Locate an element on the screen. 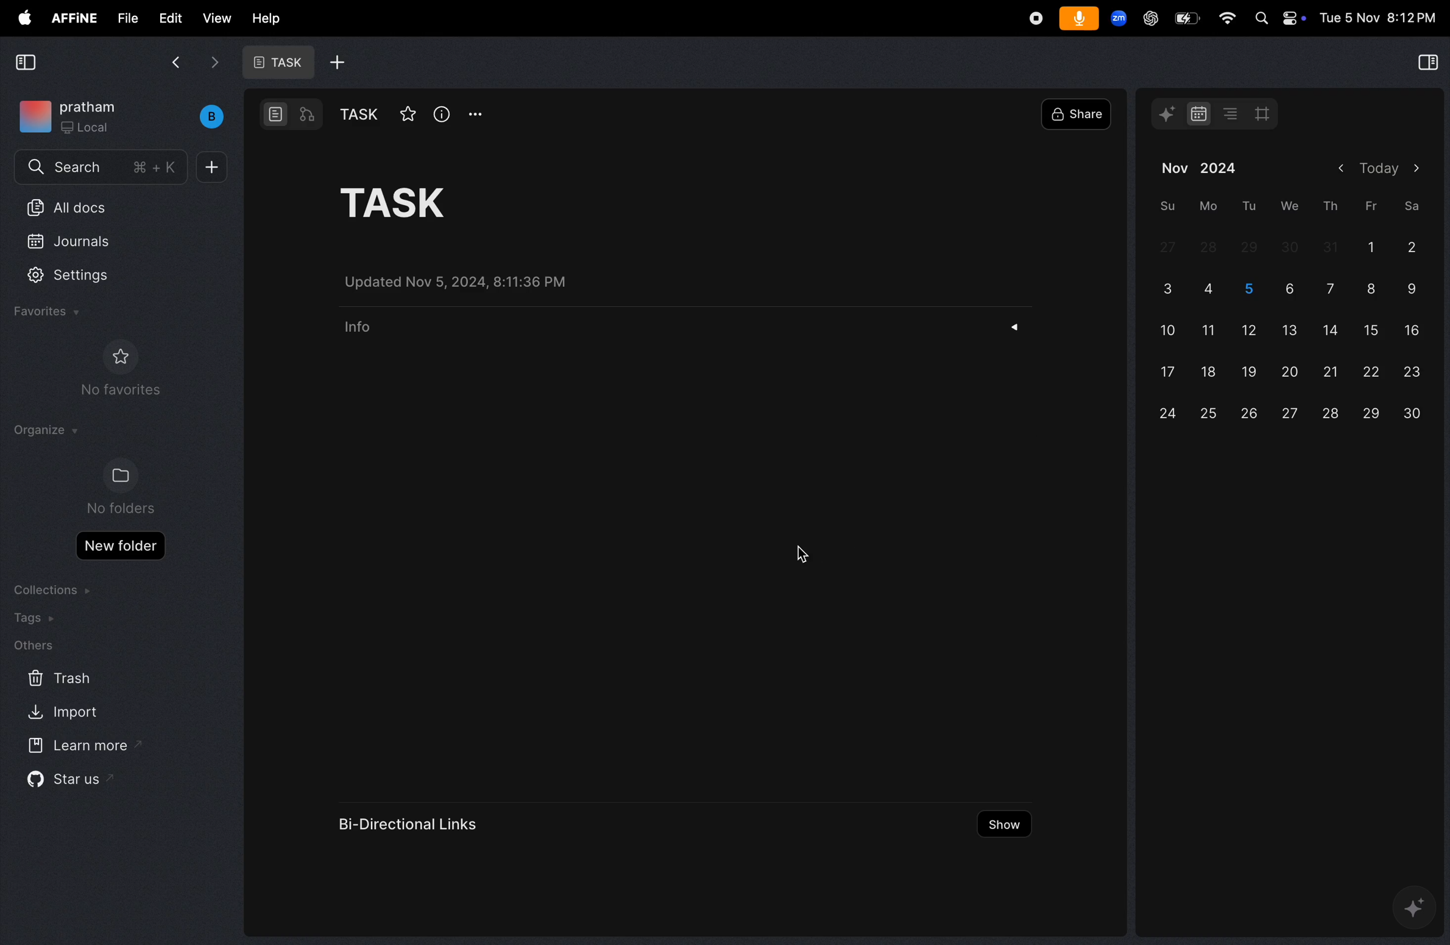  show is located at coordinates (1003, 826).